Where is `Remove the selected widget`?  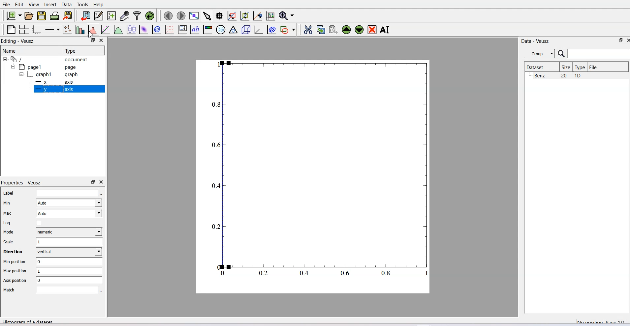
Remove the selected widget is located at coordinates (372, 30).